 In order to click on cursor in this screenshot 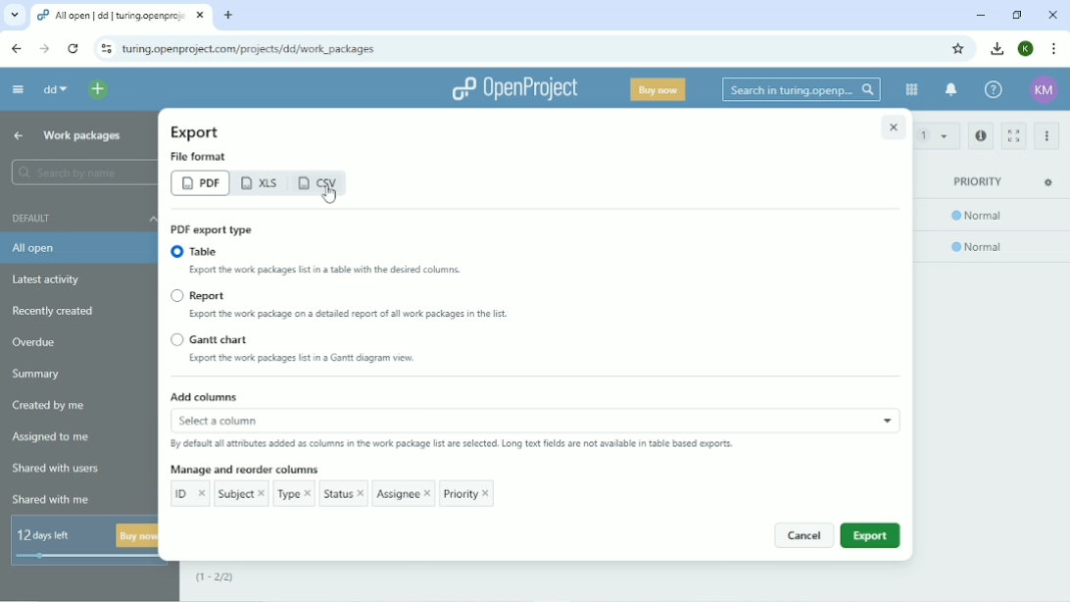, I will do `click(321, 199)`.